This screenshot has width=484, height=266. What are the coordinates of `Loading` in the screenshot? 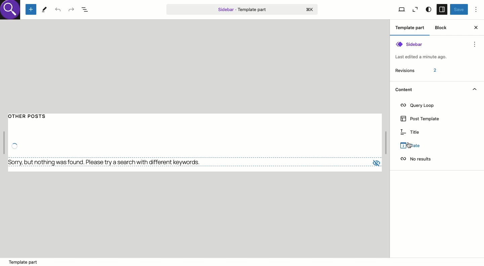 It's located at (14, 145).